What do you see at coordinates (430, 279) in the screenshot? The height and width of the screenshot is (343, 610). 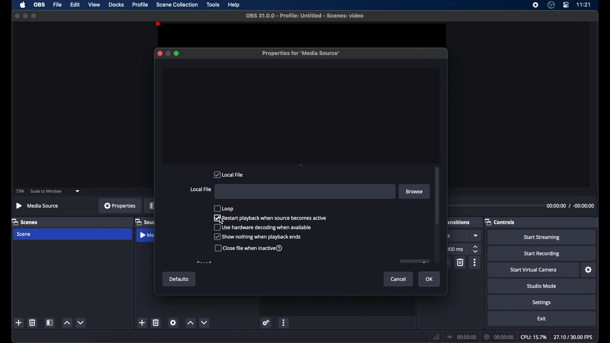 I see `ok` at bounding box center [430, 279].